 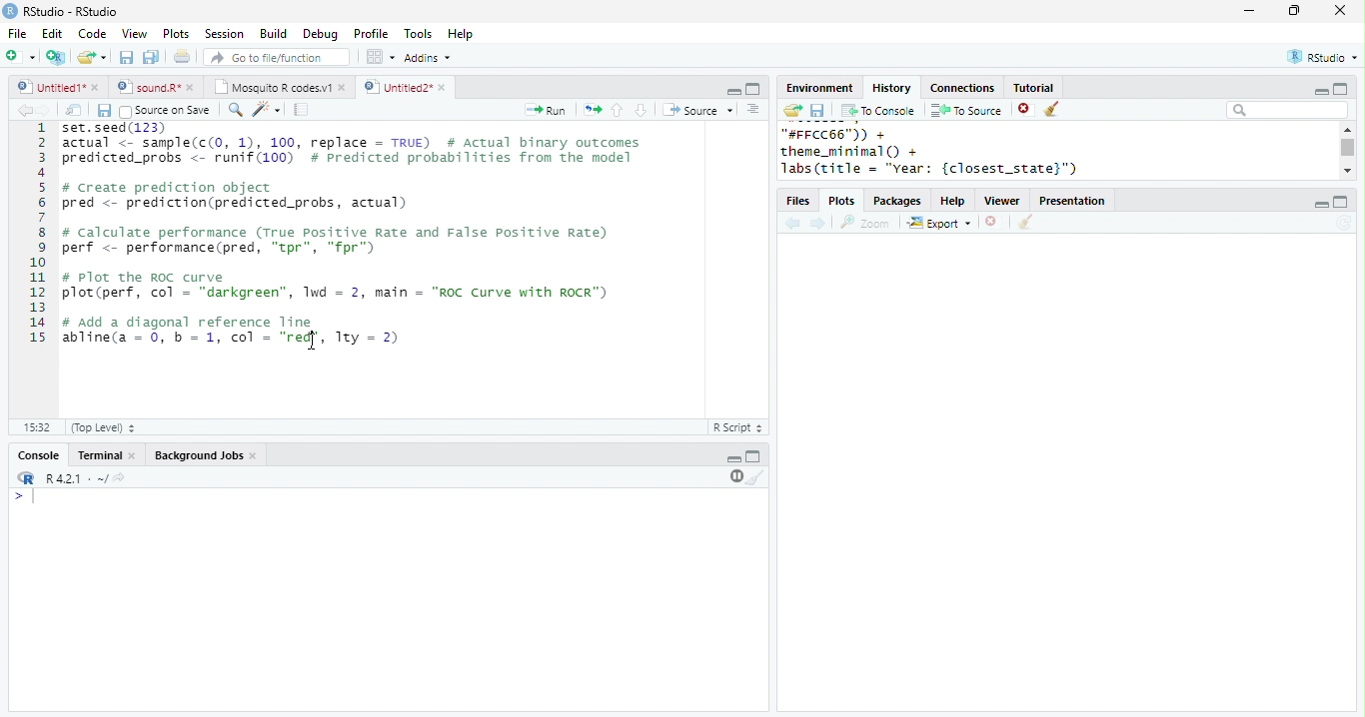 What do you see at coordinates (163, 111) in the screenshot?
I see `Source on Save` at bounding box center [163, 111].